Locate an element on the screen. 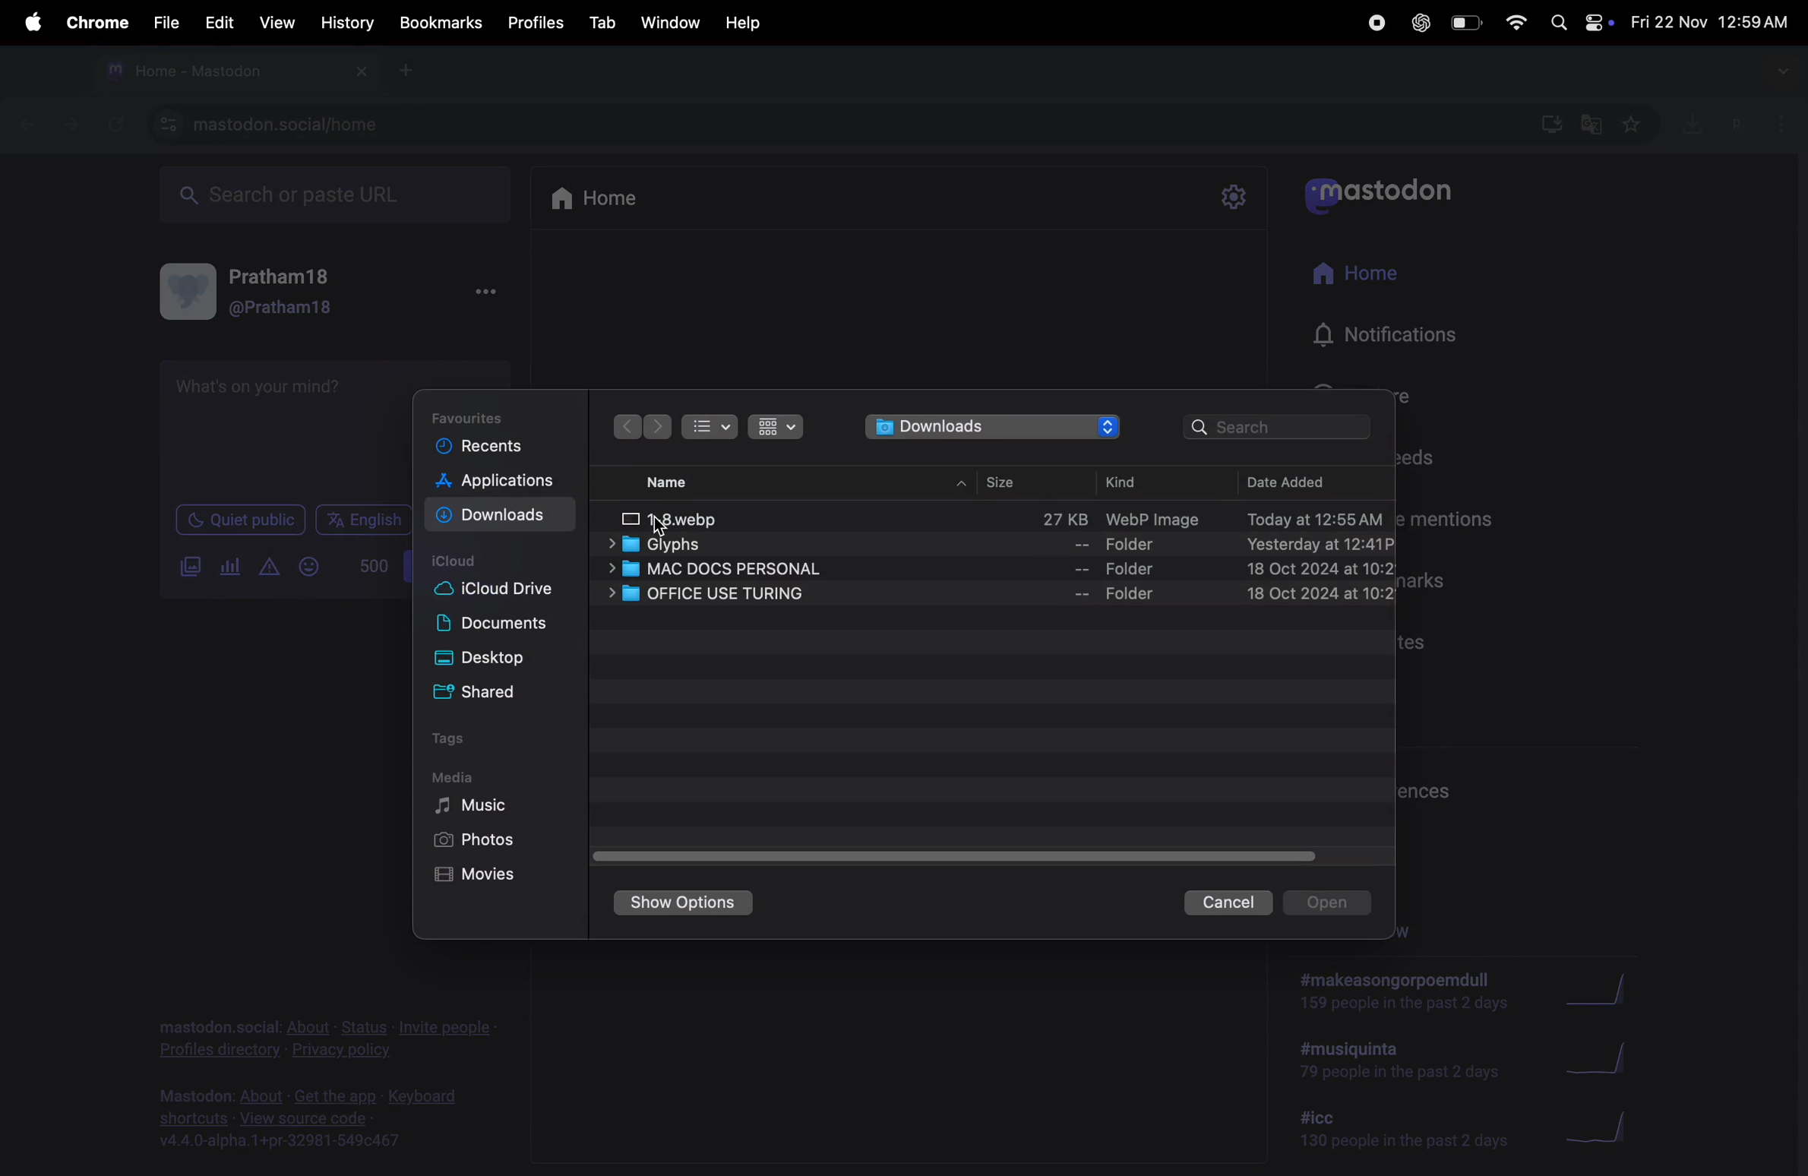 Image resolution: width=1808 pixels, height=1176 pixels. shortcuts is located at coordinates (194, 1118).